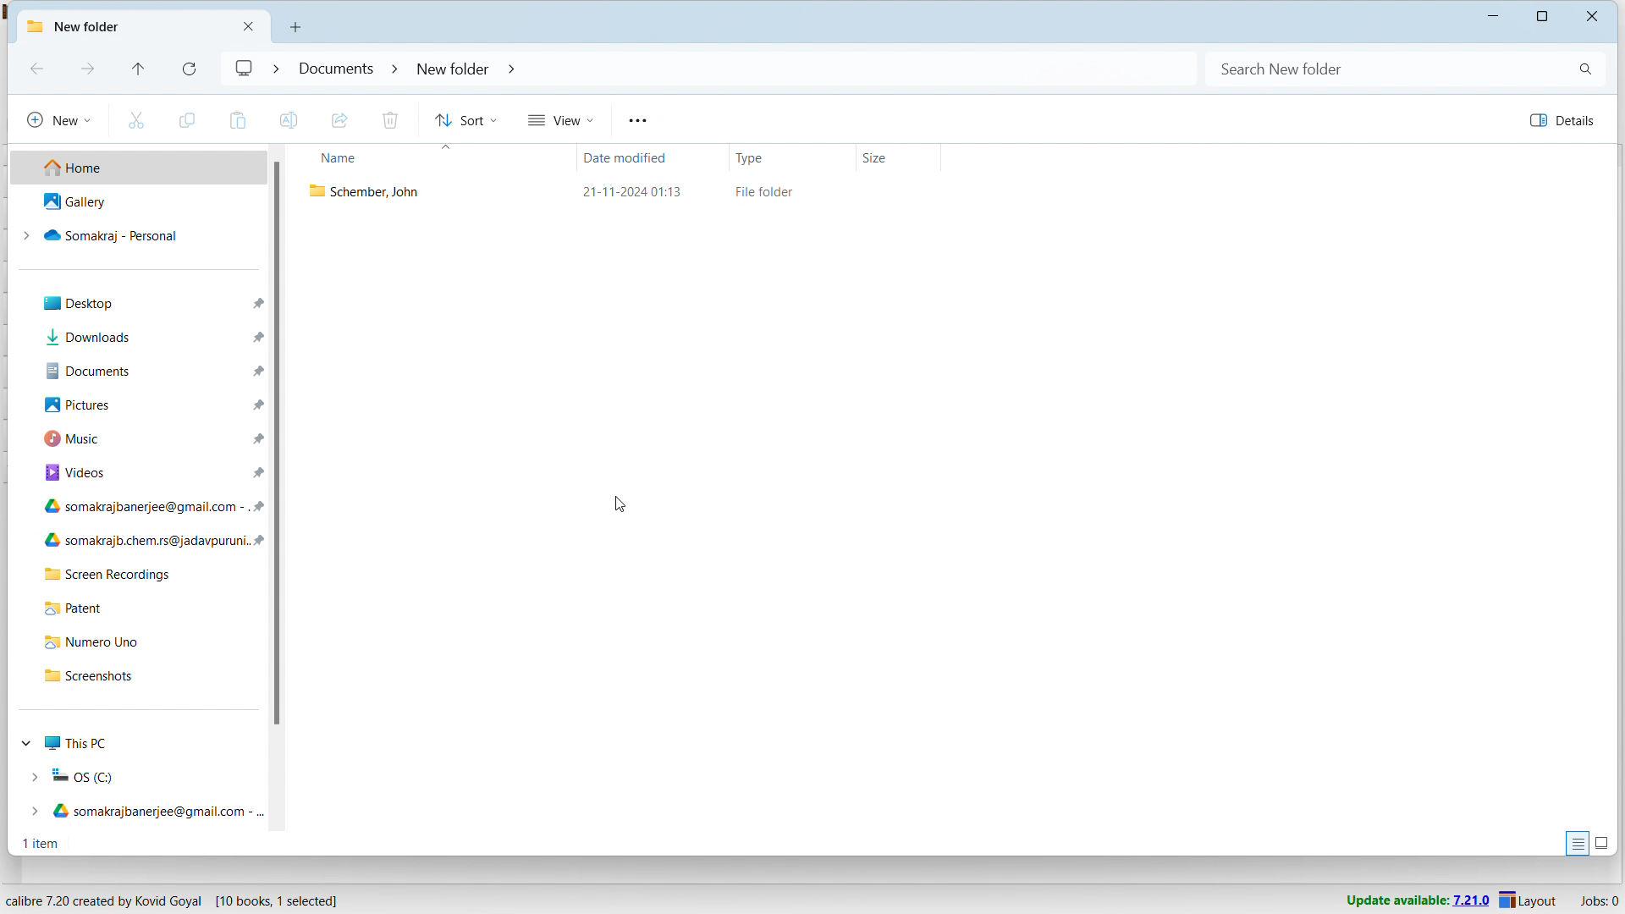 This screenshot has width=1625, height=914. What do you see at coordinates (151, 504) in the screenshot?
I see `Google drive 1` at bounding box center [151, 504].